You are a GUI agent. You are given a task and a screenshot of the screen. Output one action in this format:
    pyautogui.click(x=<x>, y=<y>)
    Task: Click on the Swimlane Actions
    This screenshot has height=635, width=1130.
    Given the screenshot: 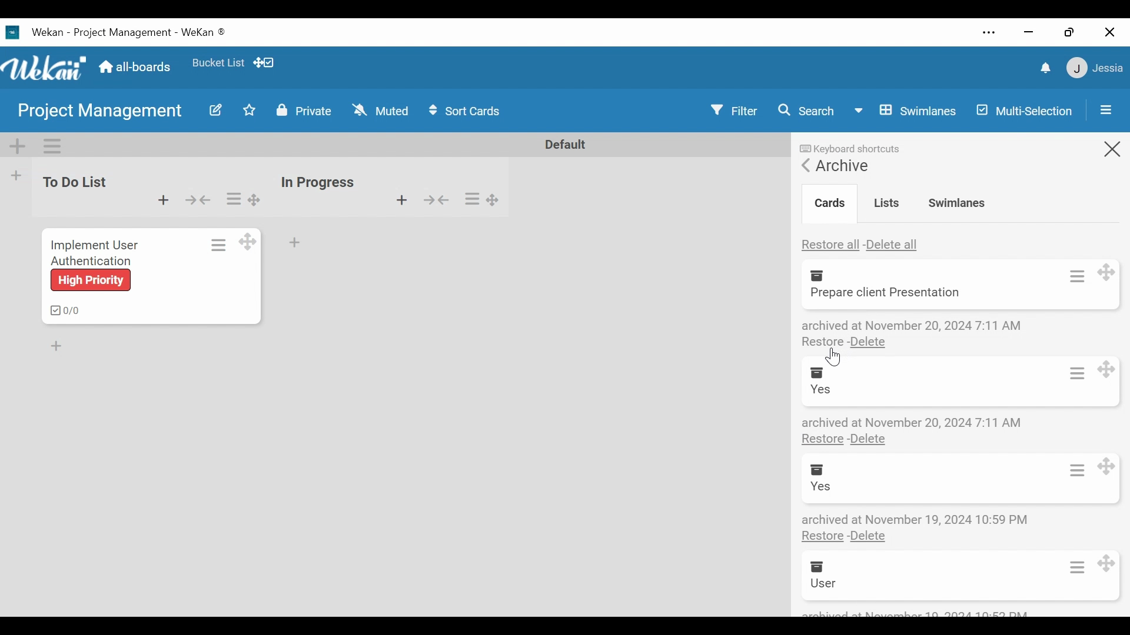 What is the action you would take?
    pyautogui.click(x=49, y=146)
    